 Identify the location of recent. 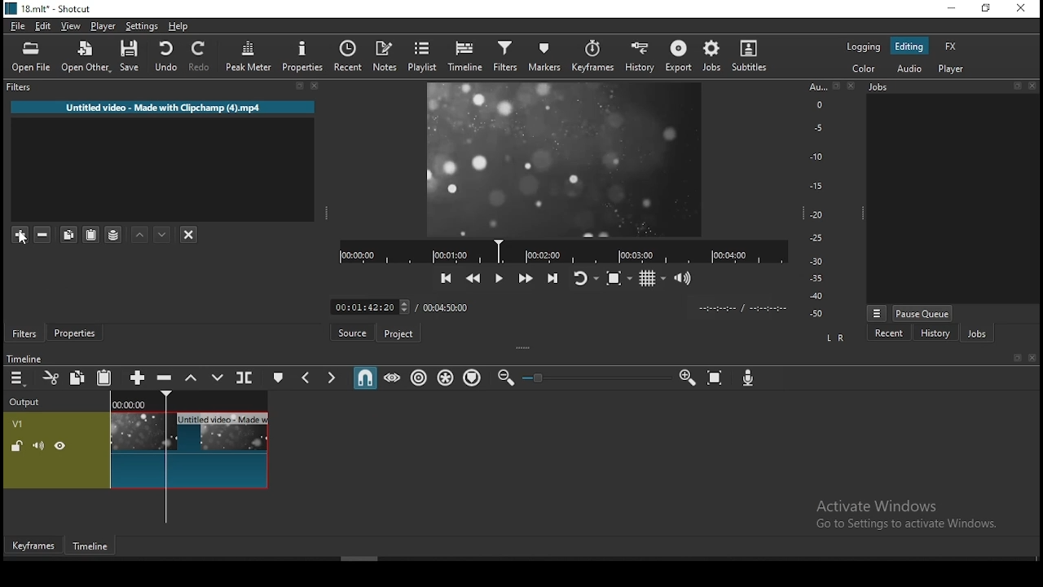
(348, 56).